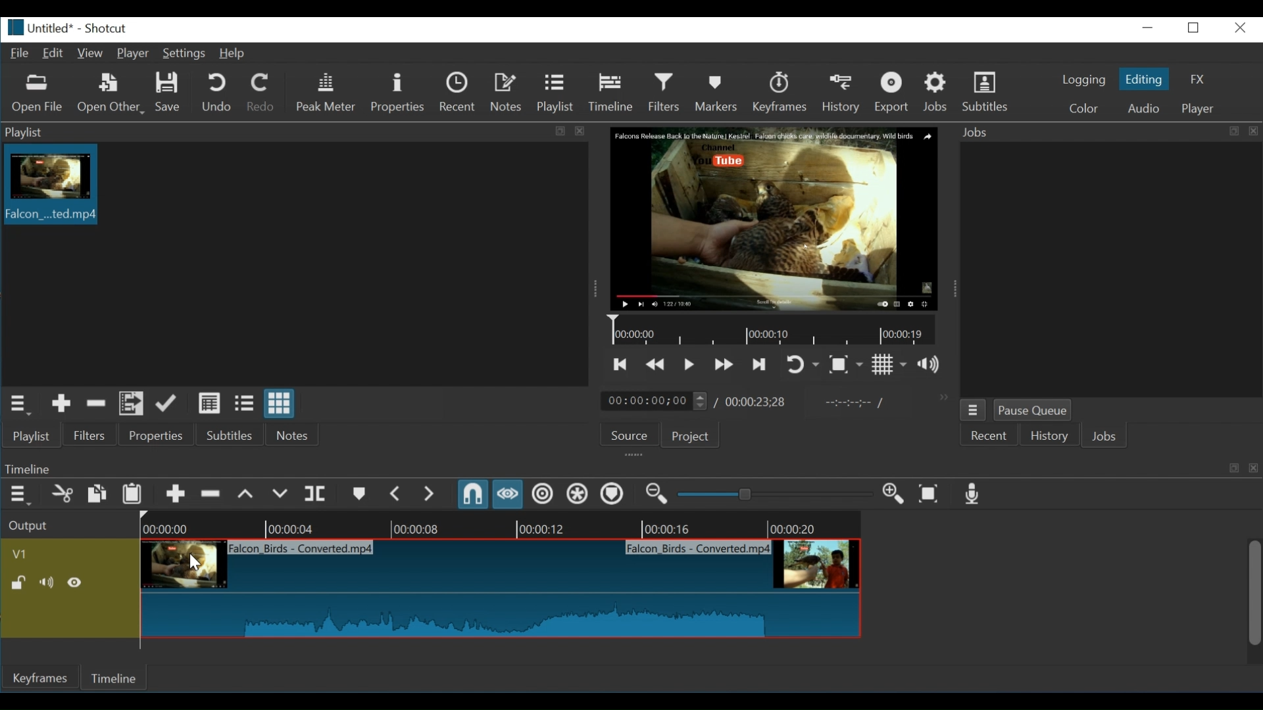  I want to click on Append, so click(176, 494).